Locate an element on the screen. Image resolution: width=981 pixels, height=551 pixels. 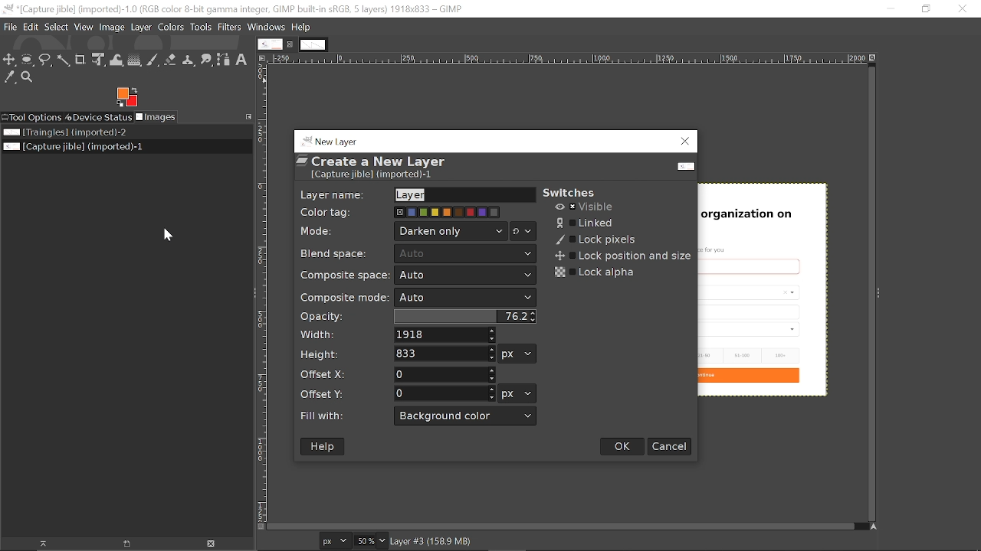
Zoom tool is located at coordinates (30, 78).